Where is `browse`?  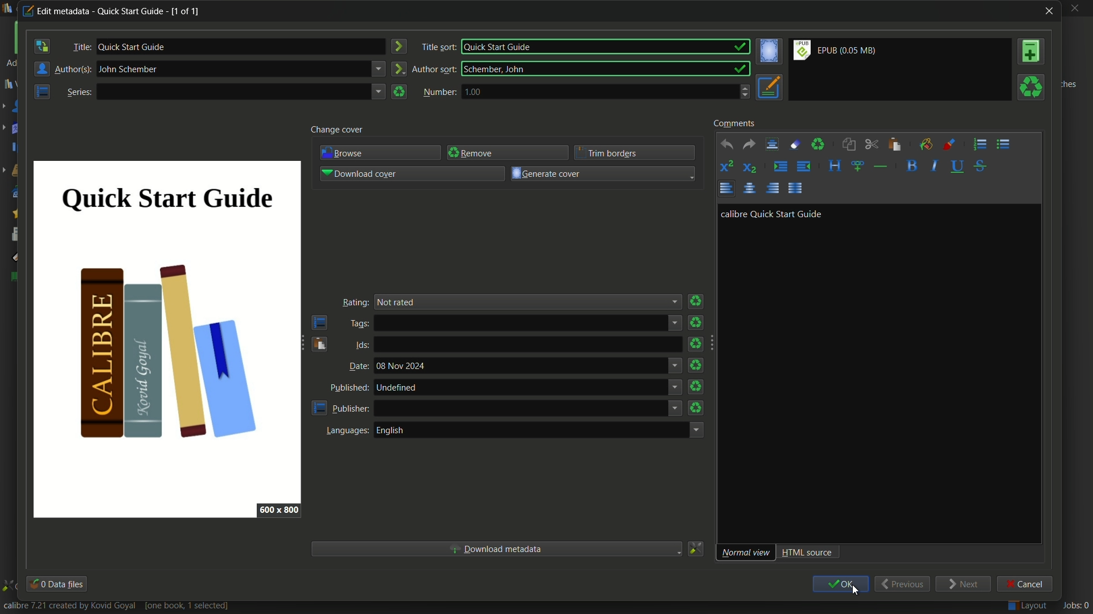 browse is located at coordinates (347, 151).